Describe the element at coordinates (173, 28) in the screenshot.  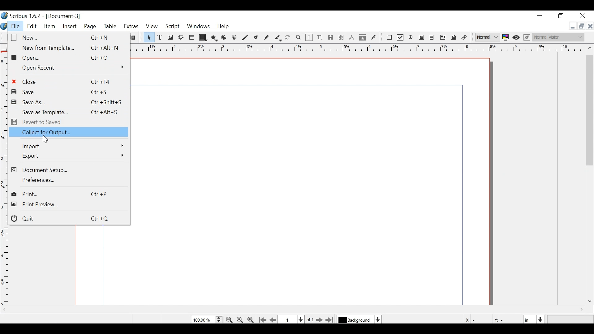
I see `Script` at that location.